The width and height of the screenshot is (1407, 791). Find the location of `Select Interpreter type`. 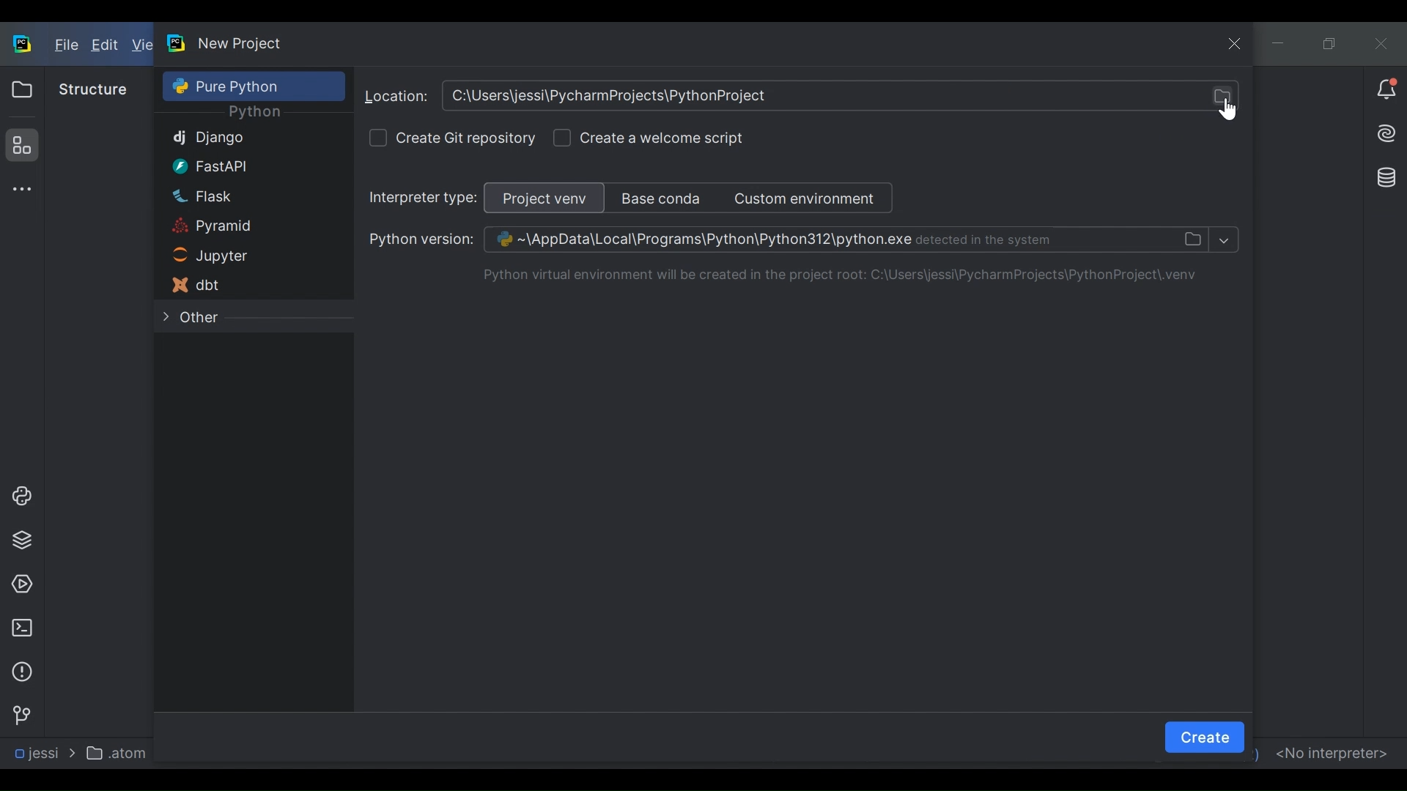

Select Interpreter type is located at coordinates (425, 199).